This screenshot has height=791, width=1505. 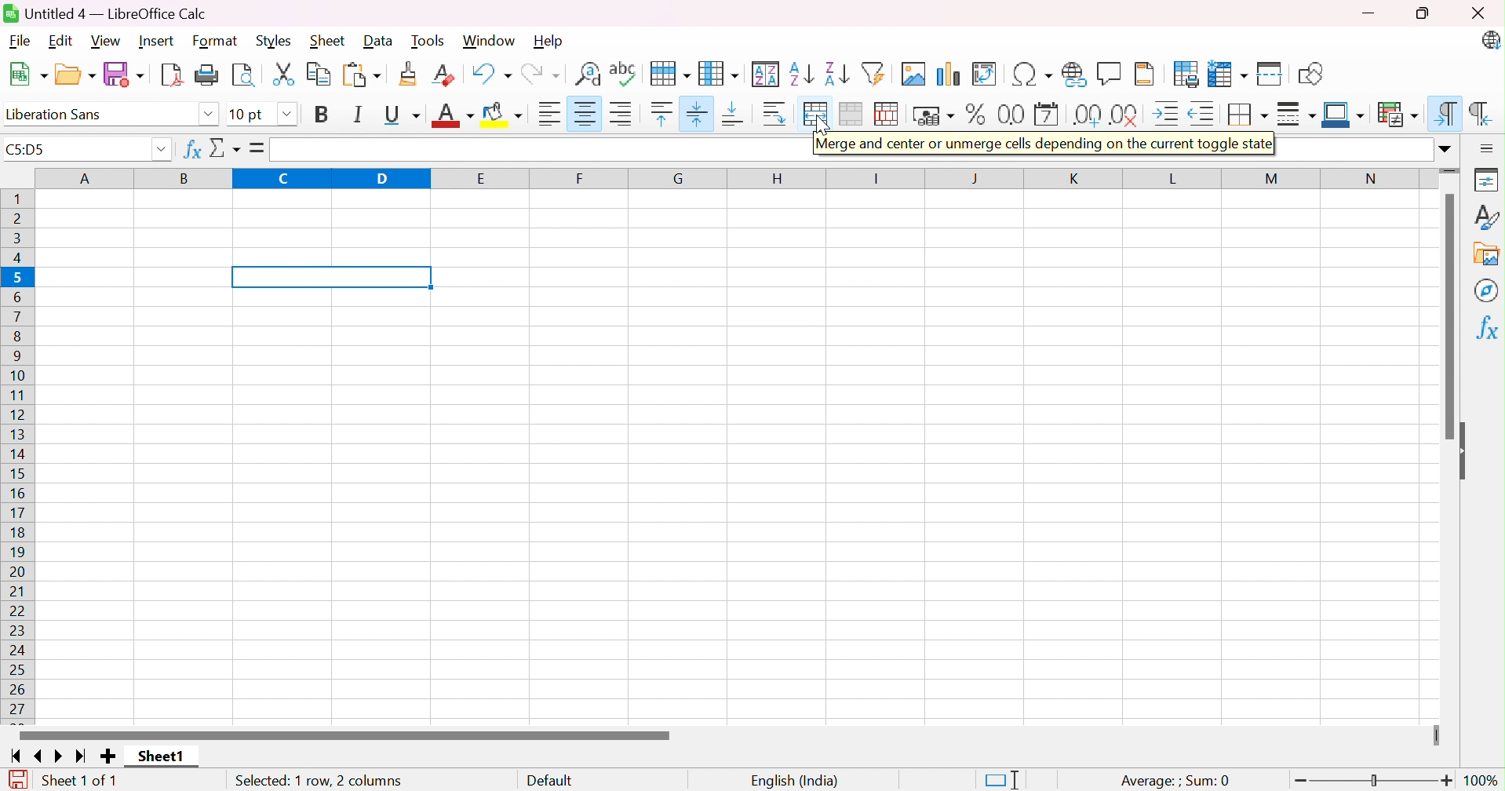 I want to click on Insert Hyperlink, so click(x=1072, y=74).